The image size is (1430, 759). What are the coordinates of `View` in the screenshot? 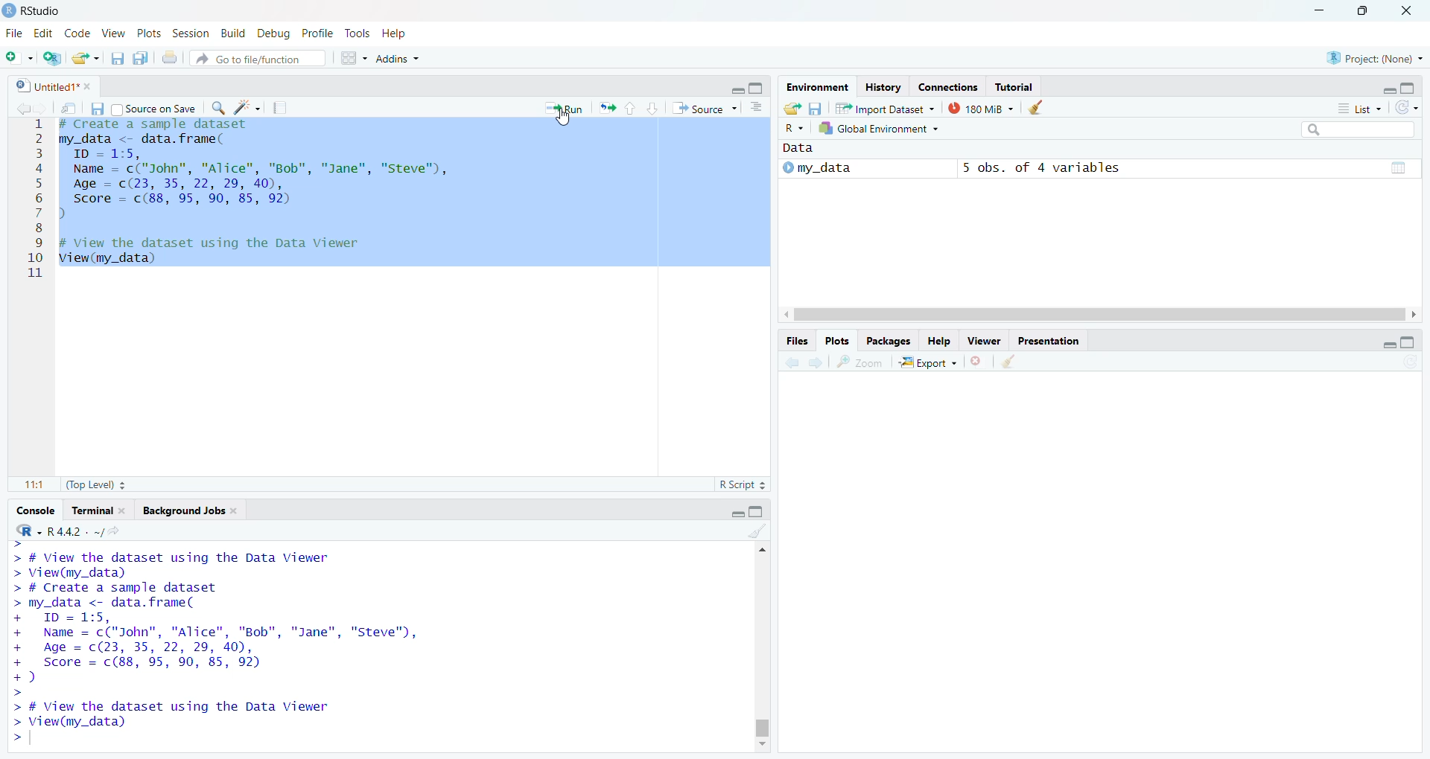 It's located at (115, 33).